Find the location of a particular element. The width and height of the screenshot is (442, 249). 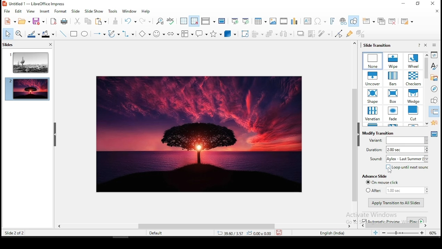

0.00x0.00 is located at coordinates (260, 234).